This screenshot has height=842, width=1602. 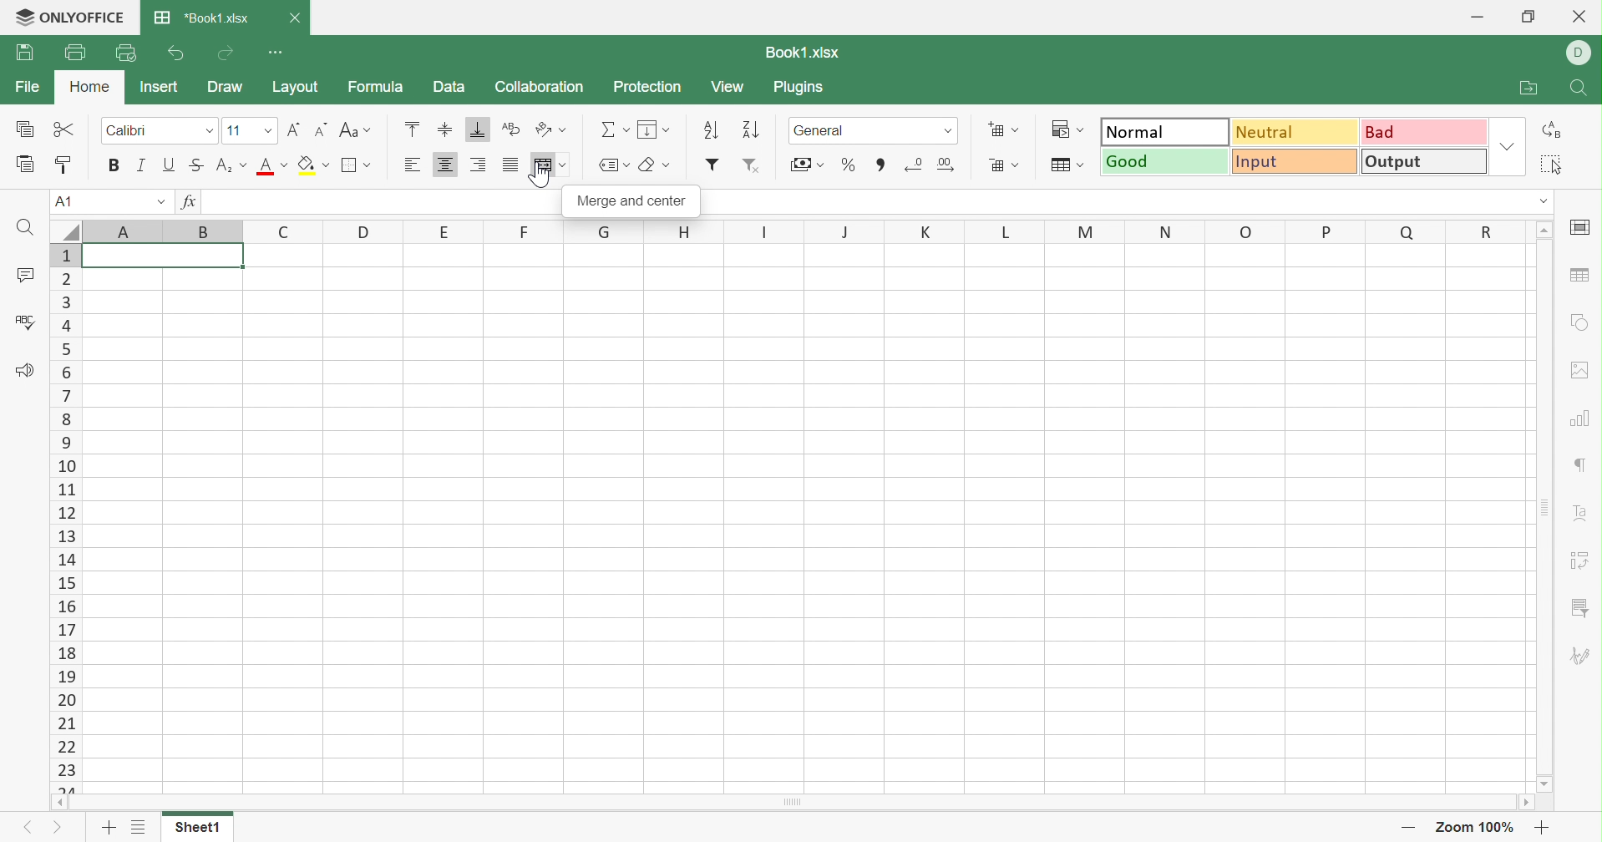 I want to click on Undo, so click(x=177, y=55).